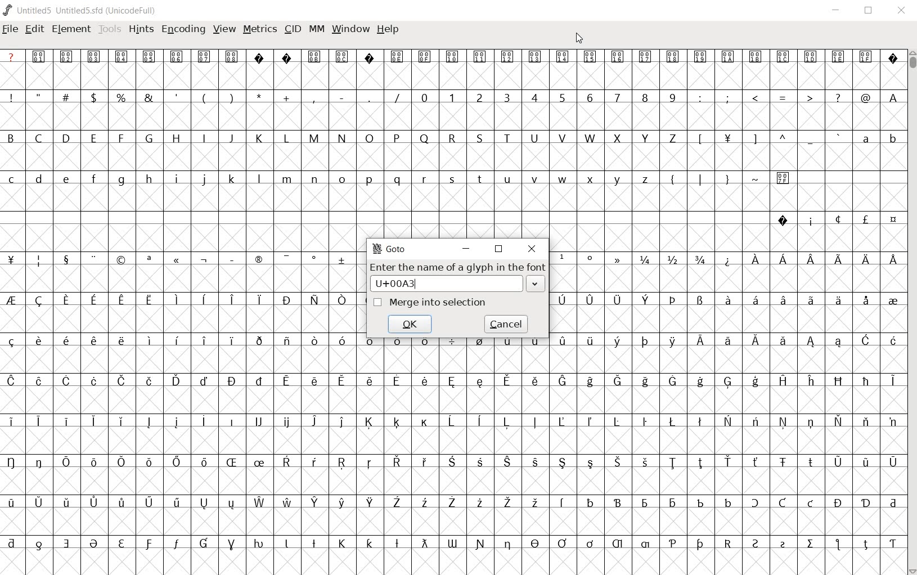 Image resolution: width=917 pixels, height=575 pixels. What do you see at coordinates (837, 462) in the screenshot?
I see `Symbol` at bounding box center [837, 462].